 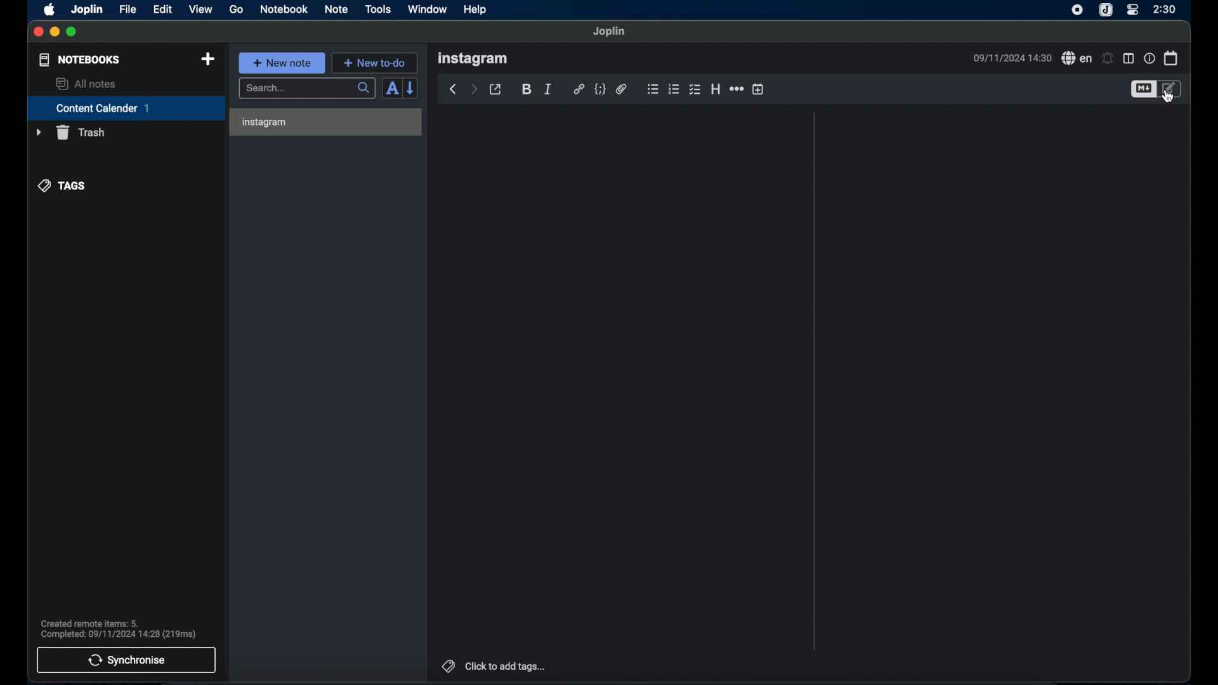 What do you see at coordinates (738, 89) in the screenshot?
I see `horizontal rule` at bounding box center [738, 89].